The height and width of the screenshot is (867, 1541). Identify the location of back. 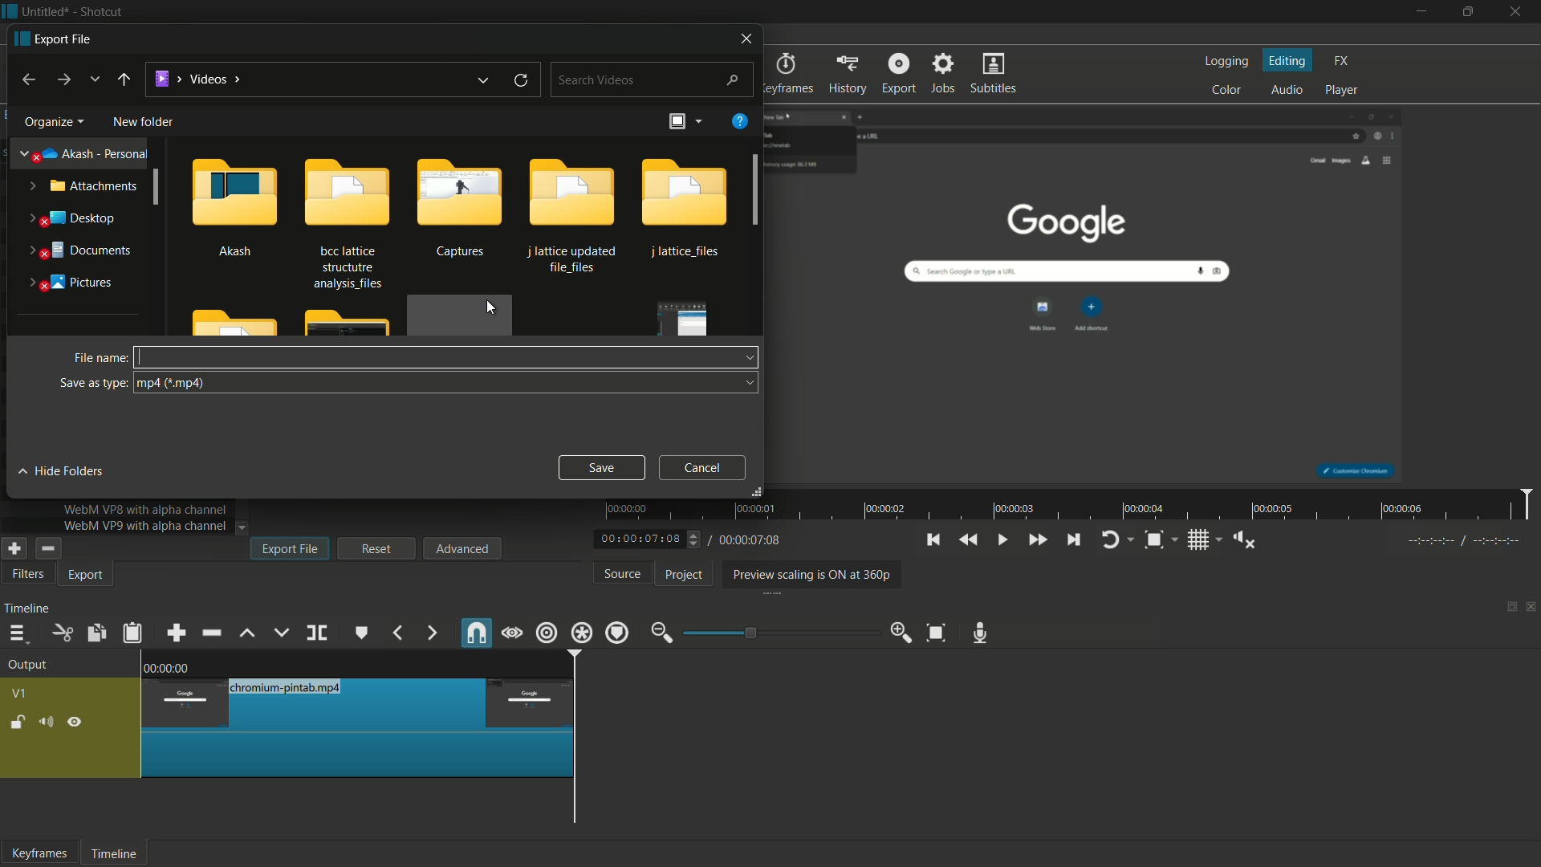
(26, 80).